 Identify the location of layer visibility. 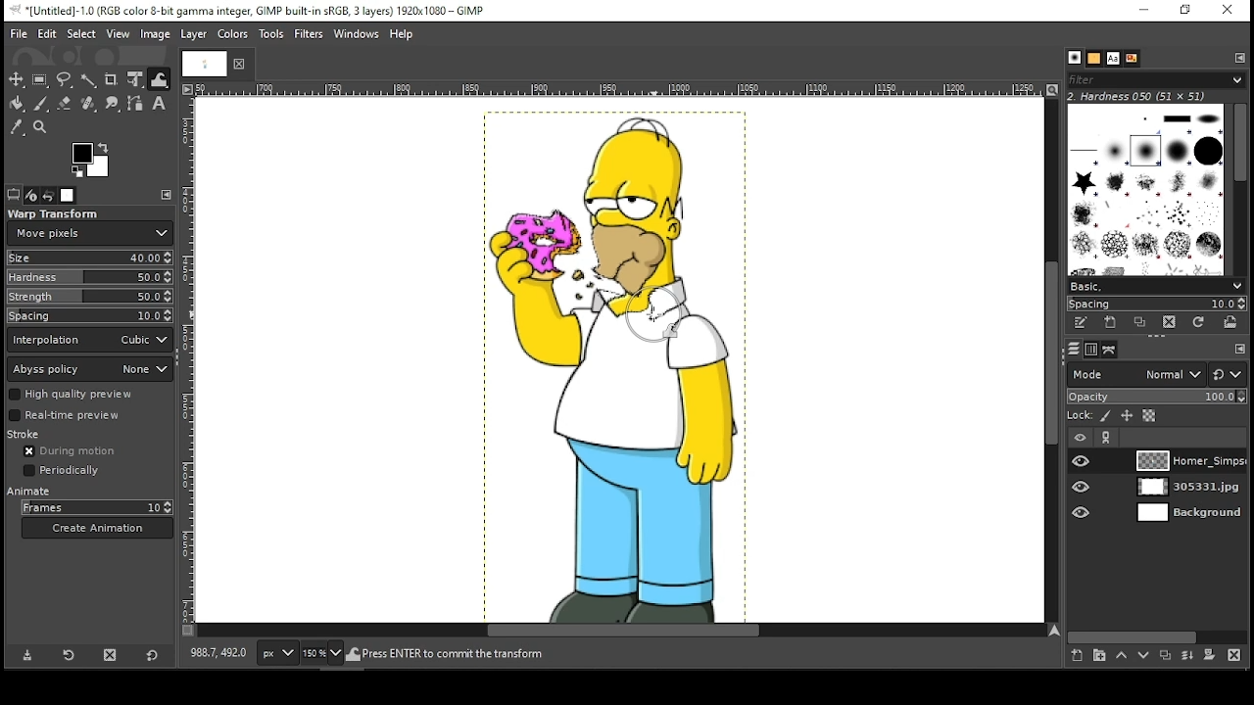
(1079, 437).